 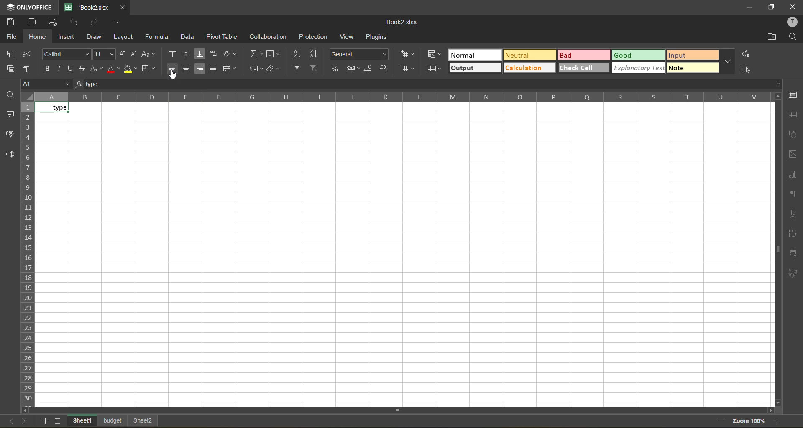 What do you see at coordinates (297, 69) in the screenshot?
I see `filter` at bounding box center [297, 69].